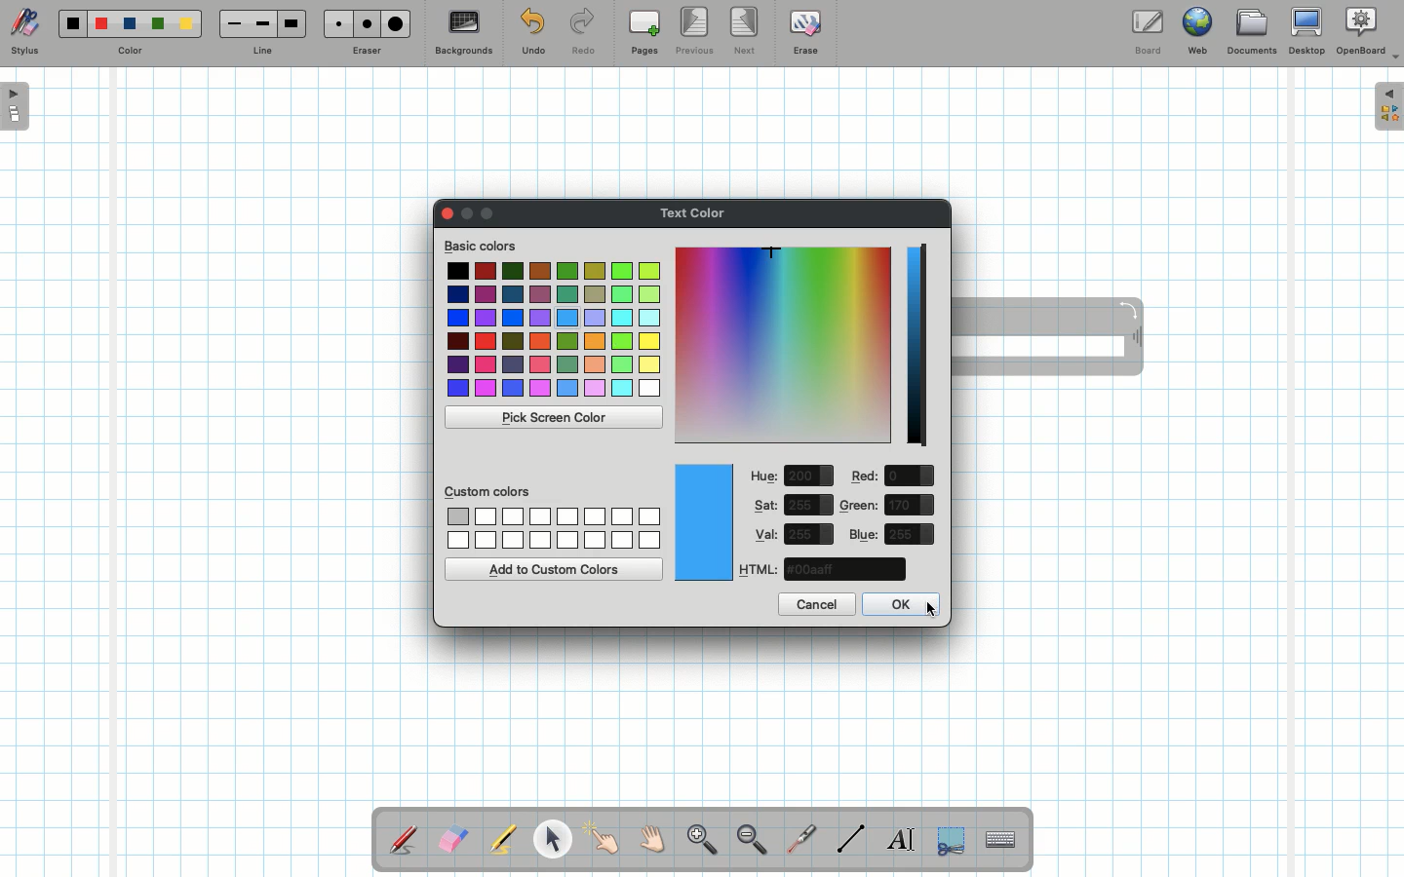  Describe the element at coordinates (766, 505) in the screenshot. I see `Sat` at that location.